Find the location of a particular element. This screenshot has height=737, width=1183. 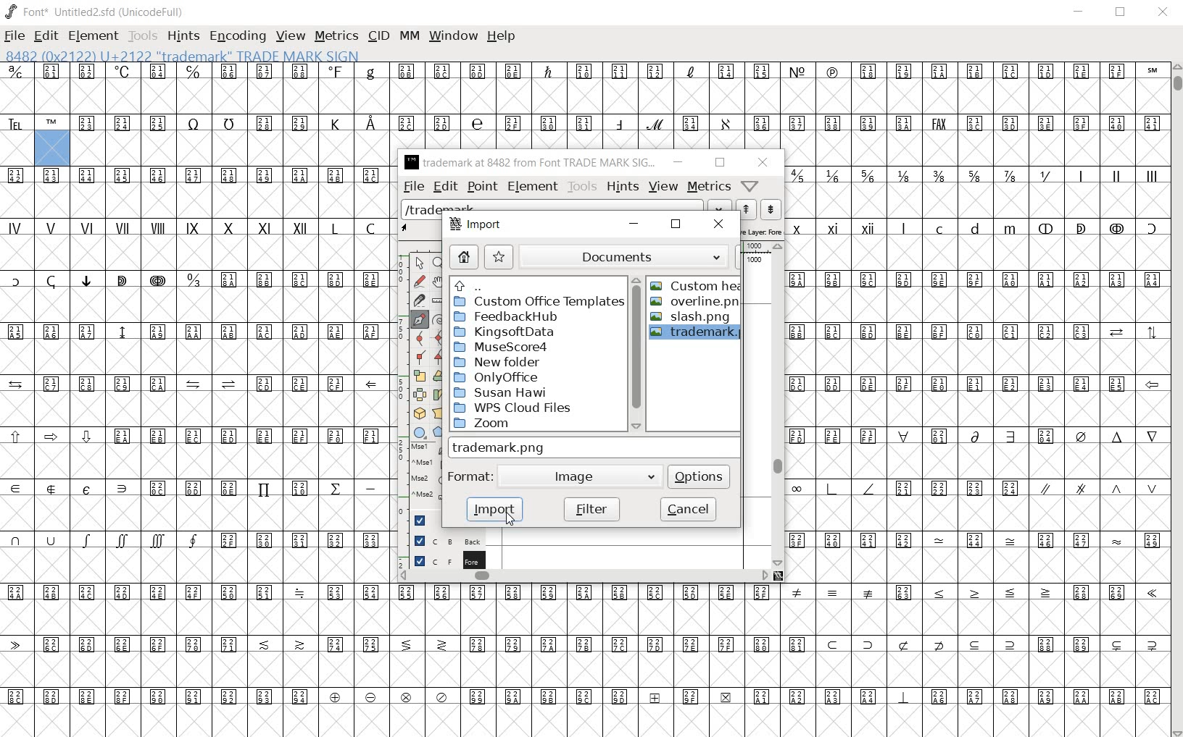

perform a perspective transformation on the selection is located at coordinates (438, 412).